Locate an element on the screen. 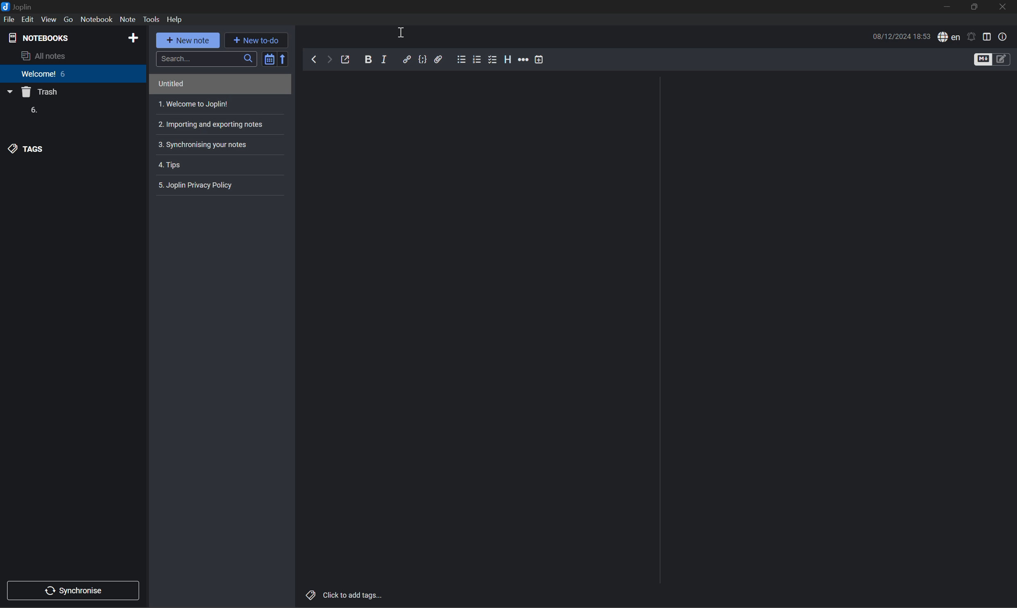 The height and width of the screenshot is (608, 1017). 08/12/2024 18:53 is located at coordinates (901, 36).